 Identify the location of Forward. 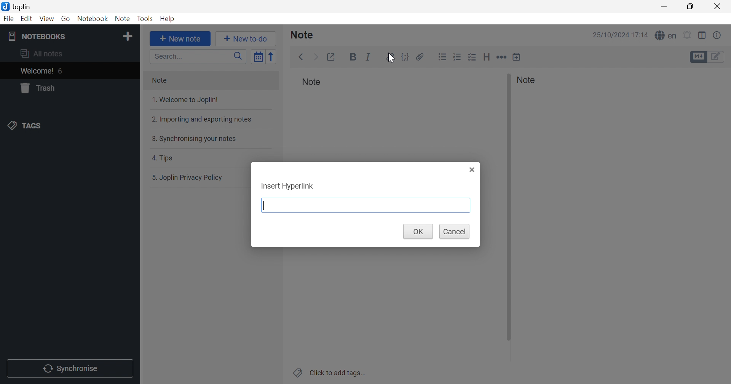
(316, 56).